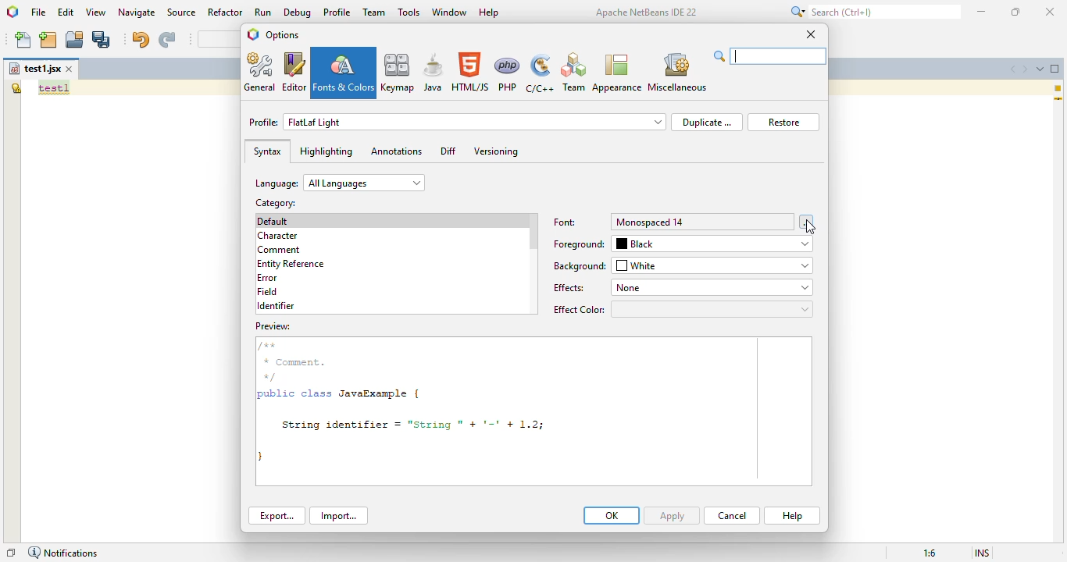  Describe the element at coordinates (792, 516) in the screenshot. I see `help` at that location.